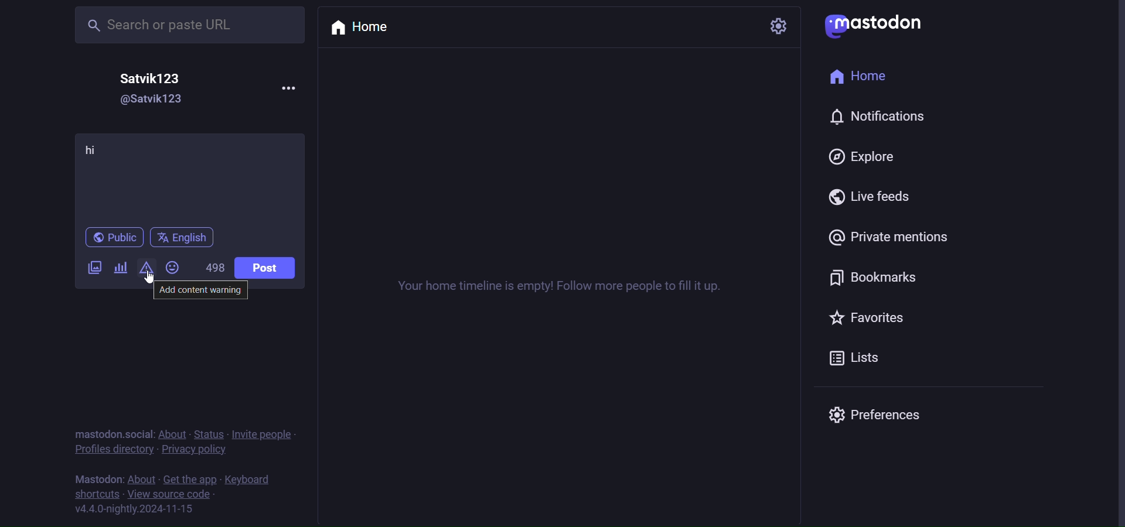  Describe the element at coordinates (215, 268) in the screenshot. I see `word limit` at that location.